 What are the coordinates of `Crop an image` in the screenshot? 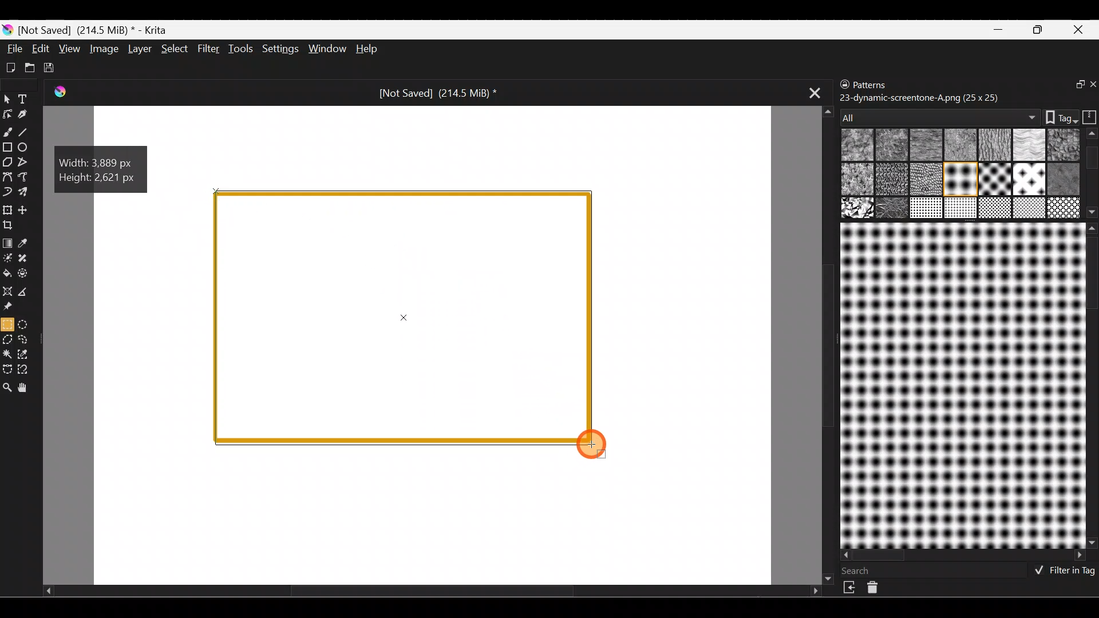 It's located at (13, 228).